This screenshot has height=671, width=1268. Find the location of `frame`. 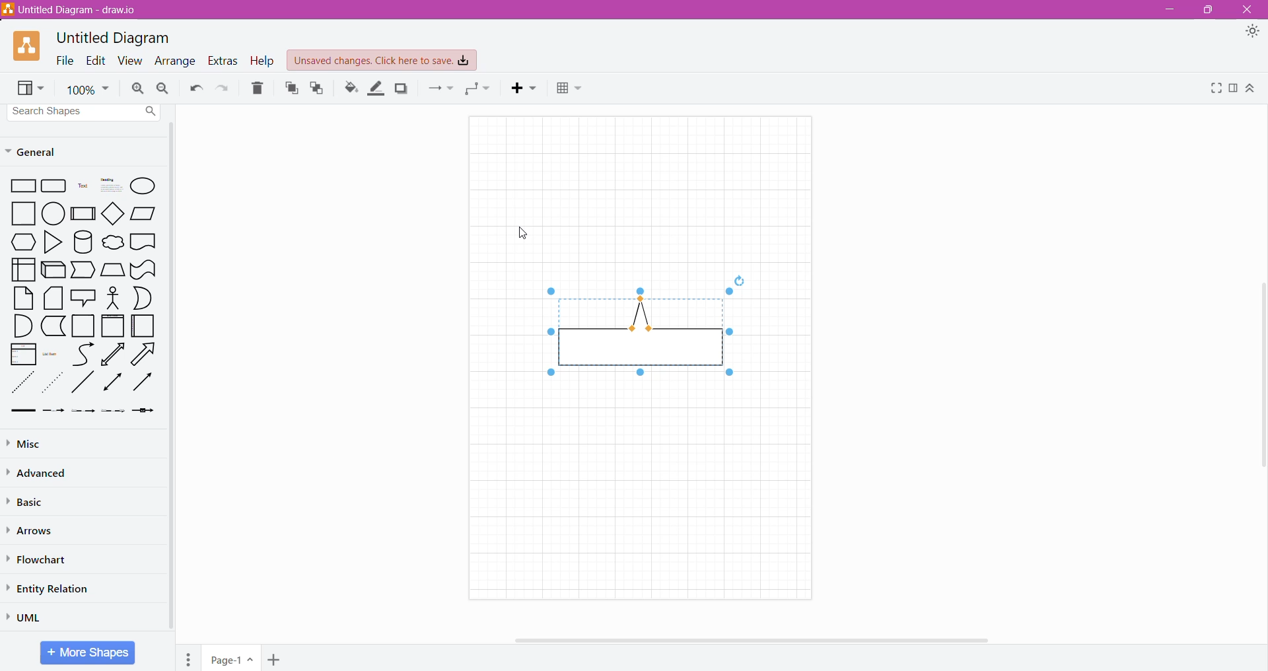

frame is located at coordinates (113, 326).